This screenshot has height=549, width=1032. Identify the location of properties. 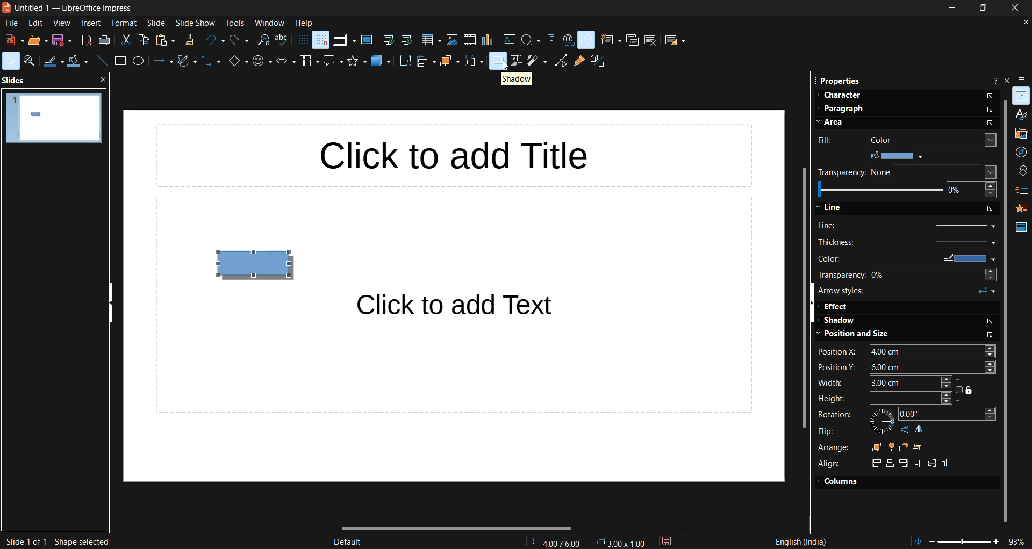
(838, 81).